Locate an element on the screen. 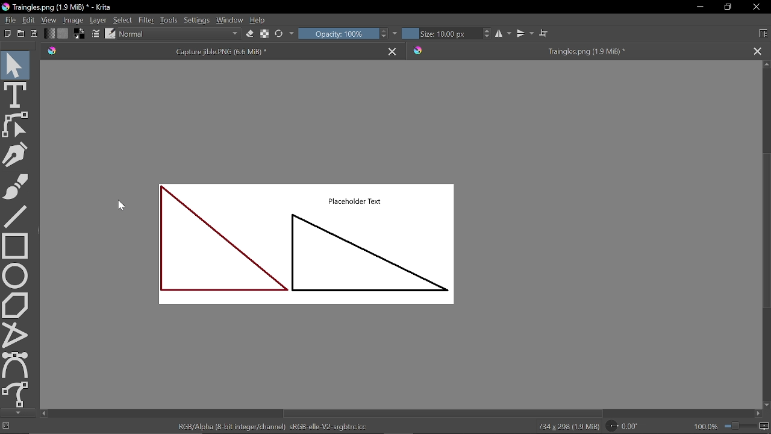 The image size is (771, 434). Save is located at coordinates (33, 34).